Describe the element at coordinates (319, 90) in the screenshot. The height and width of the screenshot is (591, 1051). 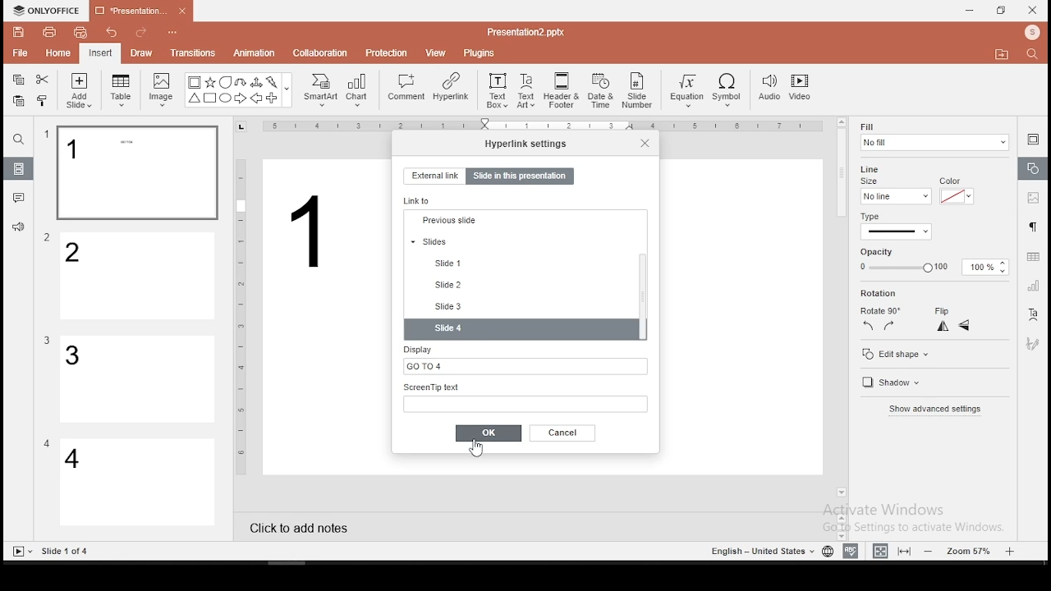
I see `smart` at that location.